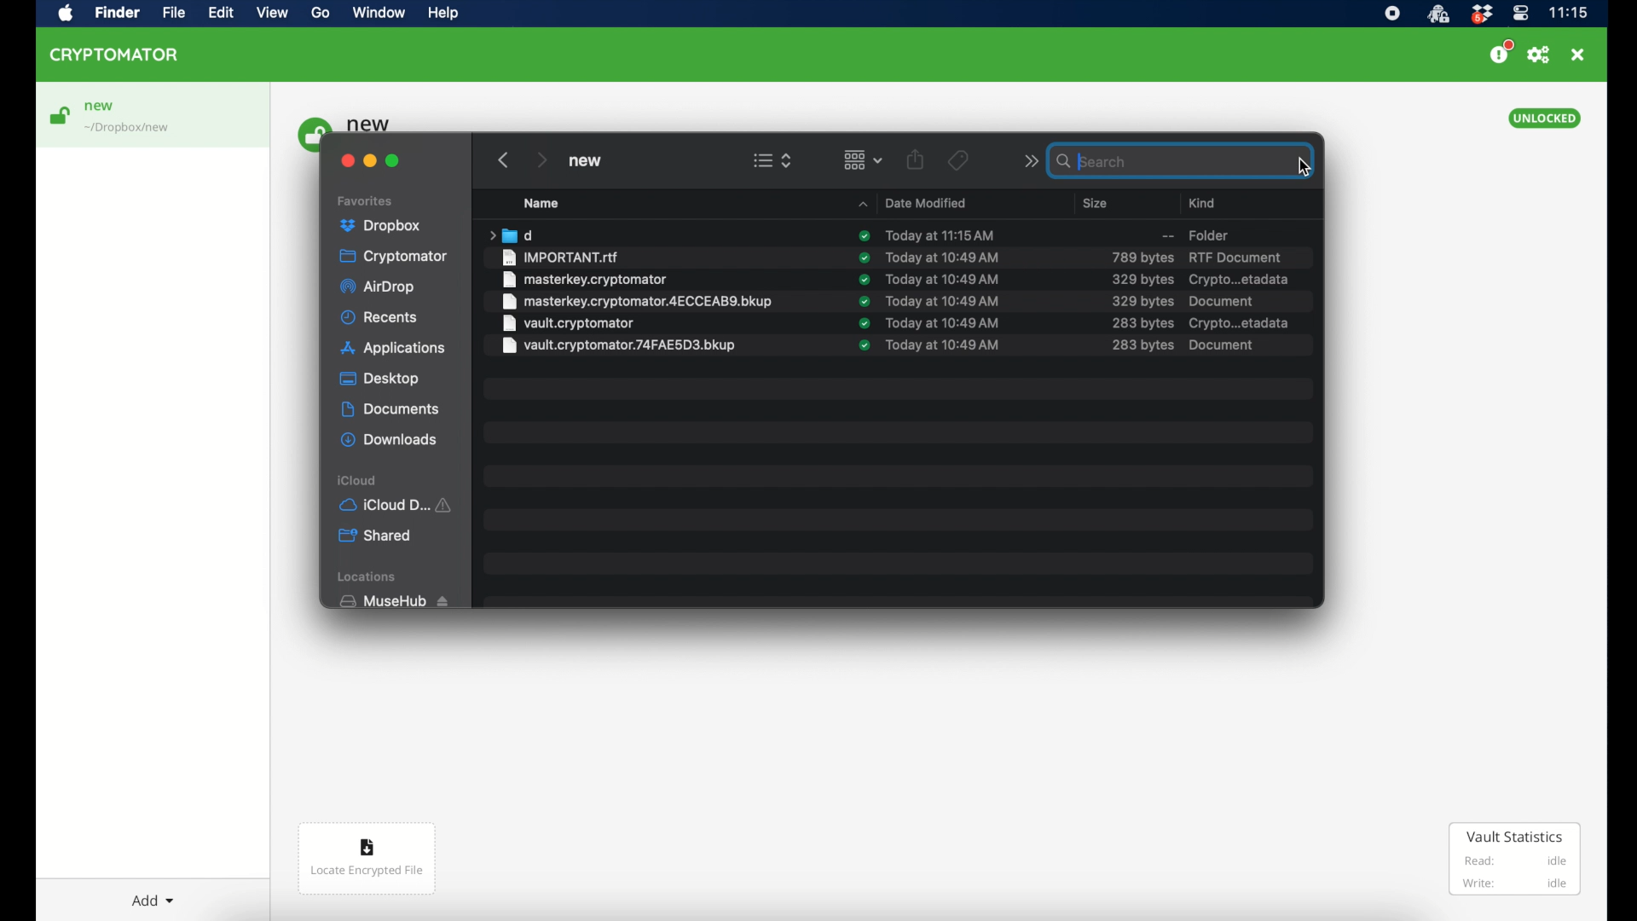  Describe the element at coordinates (865, 323) in the screenshot. I see `syncs` at that location.